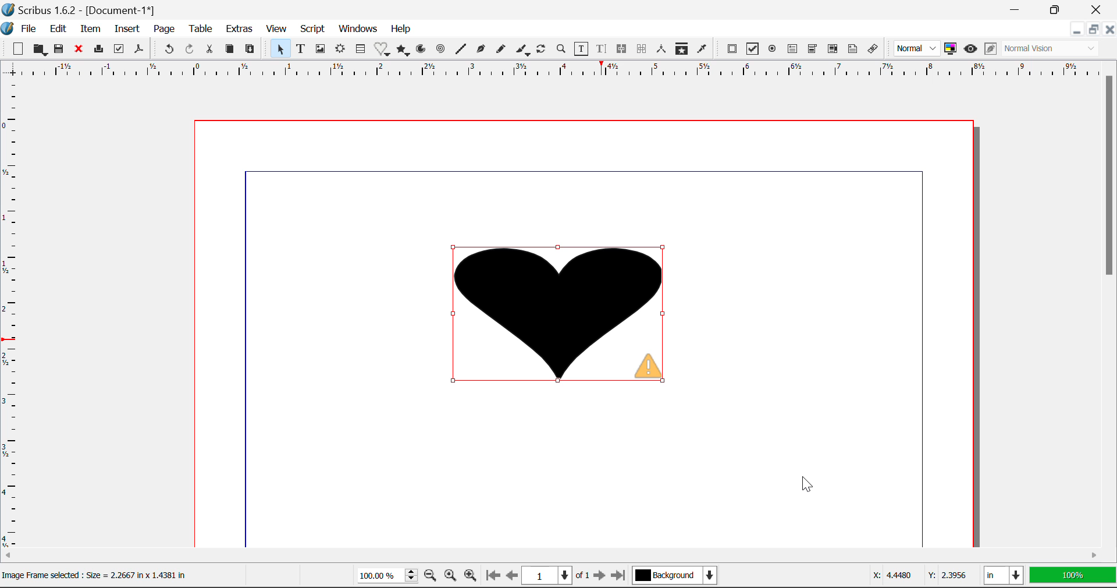 This screenshot has height=588, width=1117. What do you see at coordinates (383, 50) in the screenshot?
I see `Insert Special Shapes` at bounding box center [383, 50].